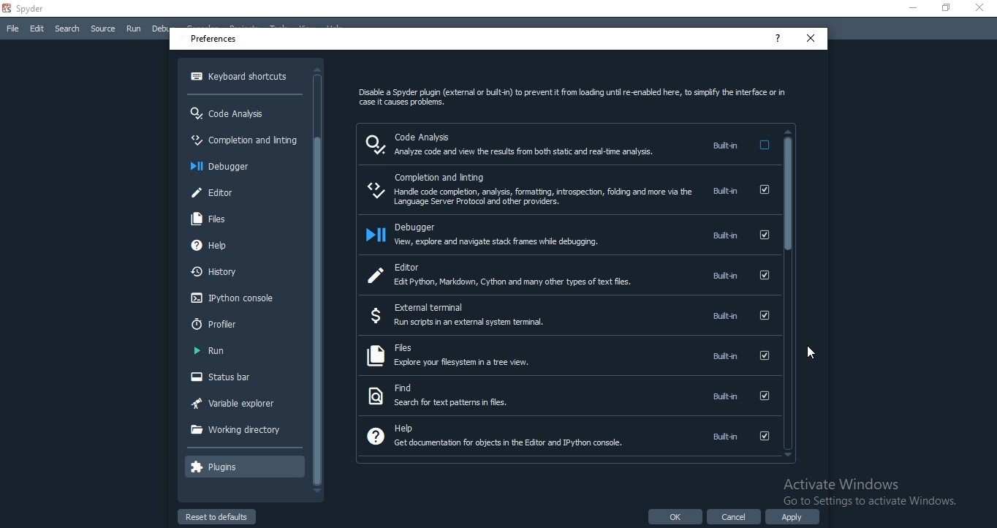 The height and width of the screenshot is (528, 997). I want to click on spyder, so click(26, 8).